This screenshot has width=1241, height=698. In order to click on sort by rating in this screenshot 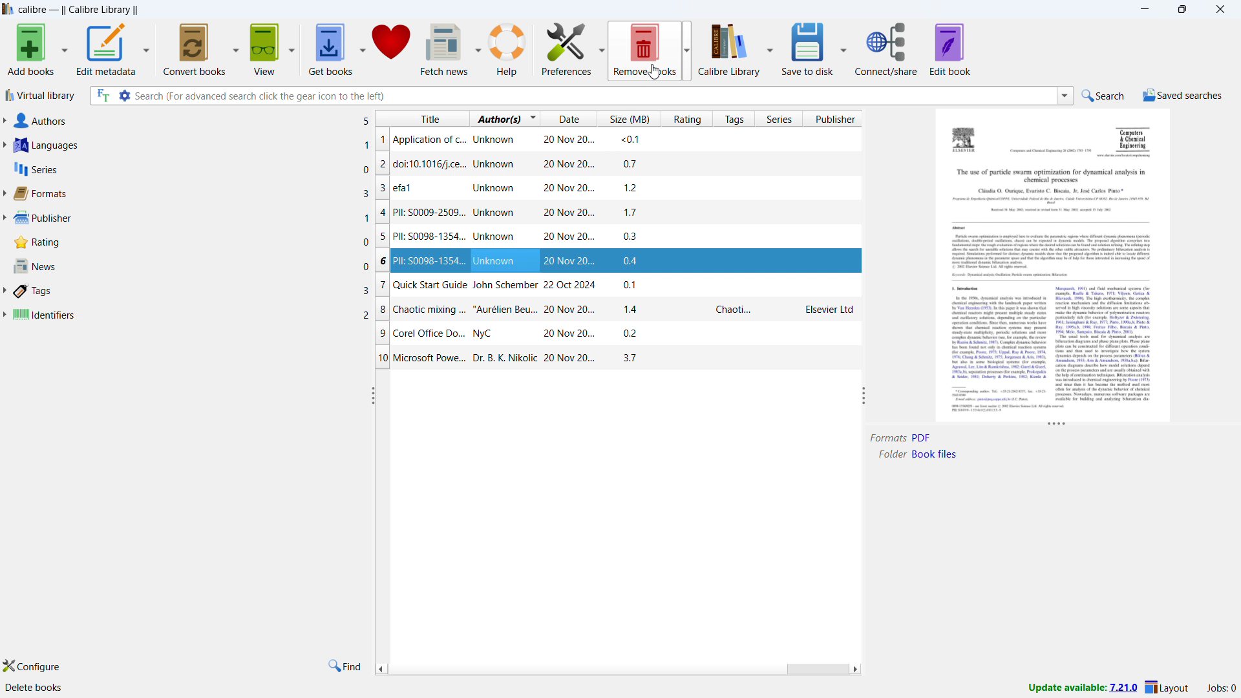, I will do `click(686, 119)`.